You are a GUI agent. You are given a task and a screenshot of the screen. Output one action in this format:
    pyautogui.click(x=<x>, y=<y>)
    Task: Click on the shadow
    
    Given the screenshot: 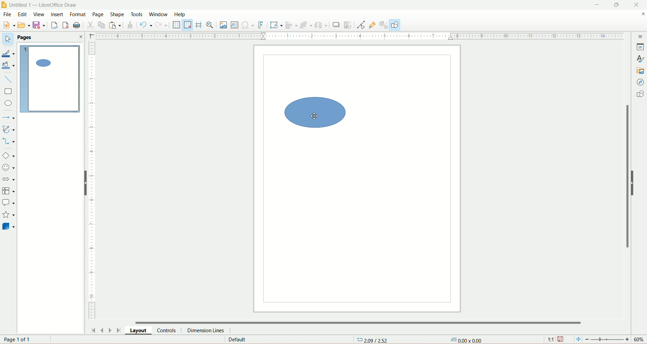 What is the action you would take?
    pyautogui.click(x=335, y=26)
    